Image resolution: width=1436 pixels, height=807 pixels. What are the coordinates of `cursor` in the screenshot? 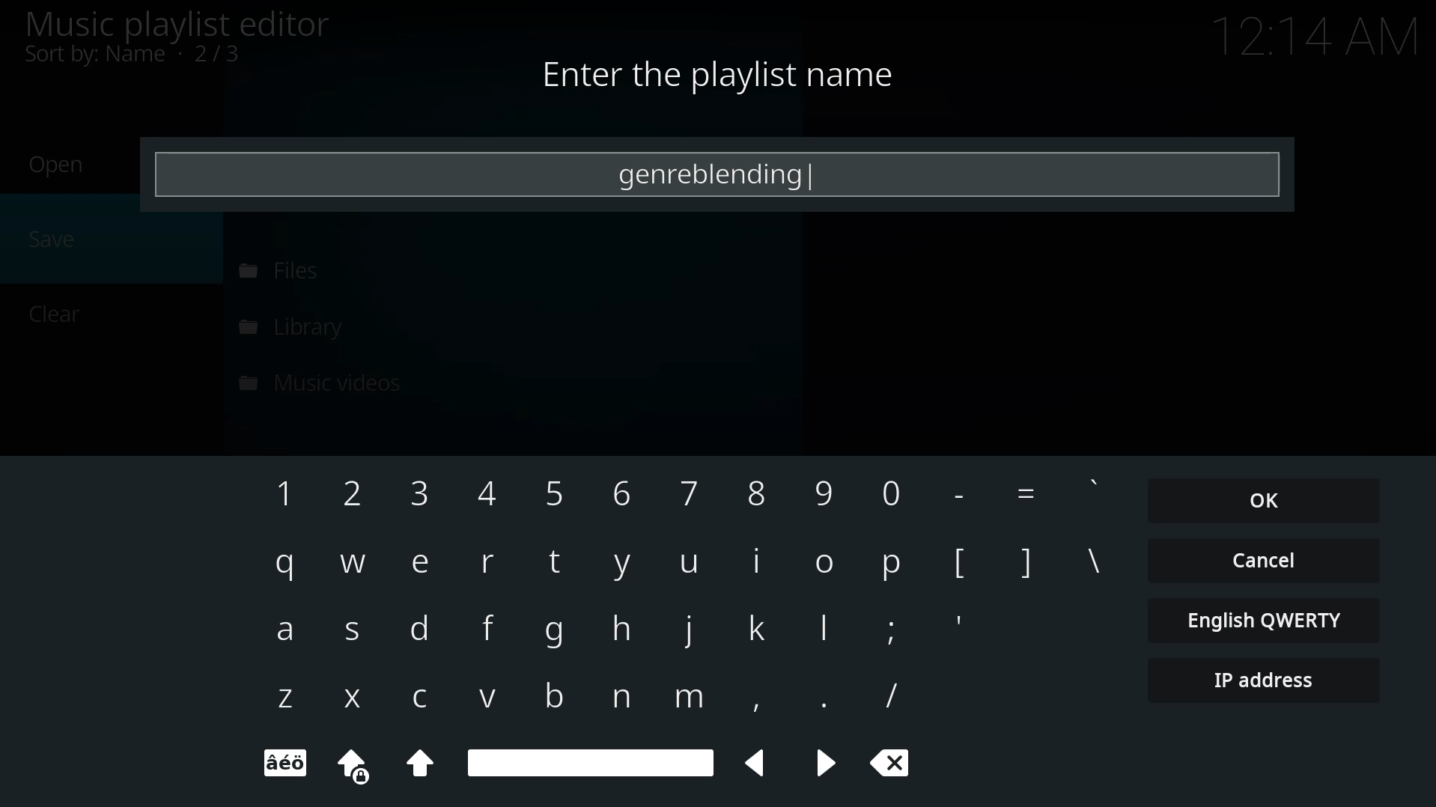 It's located at (819, 183).